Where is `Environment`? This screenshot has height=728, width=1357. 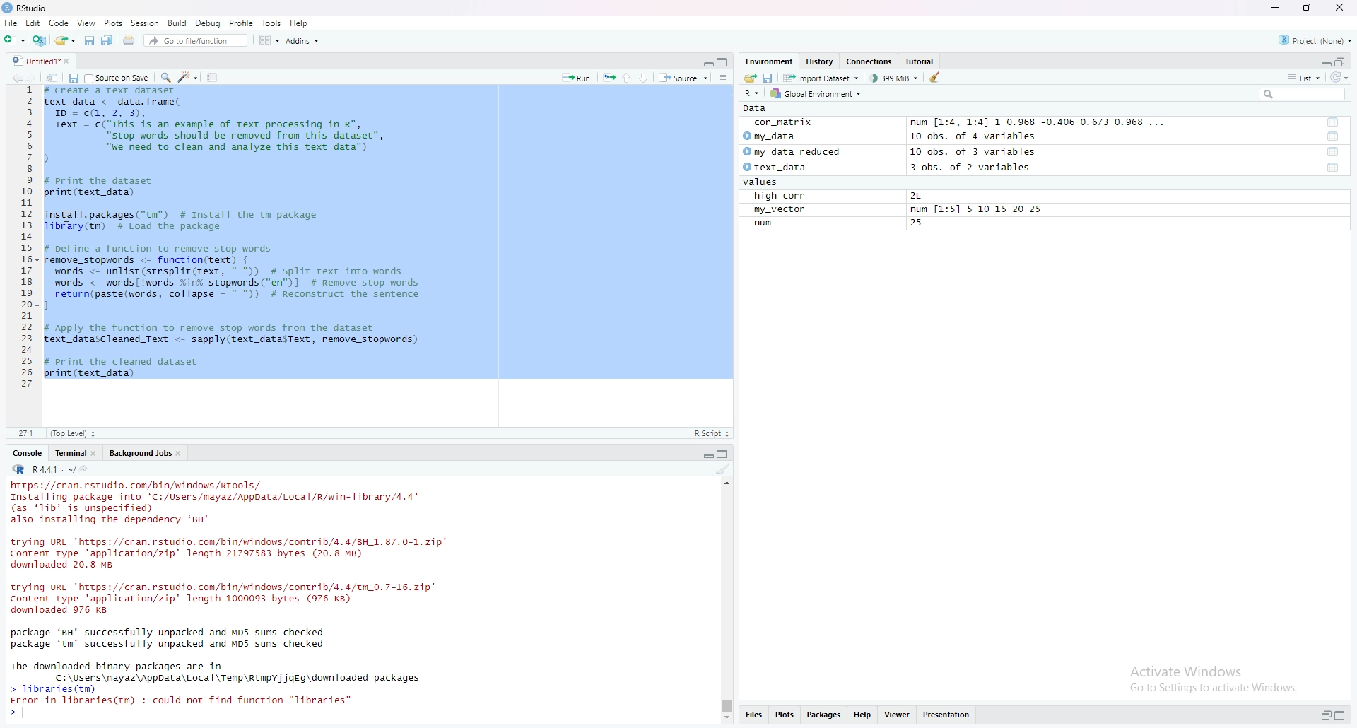
Environment is located at coordinates (770, 61).